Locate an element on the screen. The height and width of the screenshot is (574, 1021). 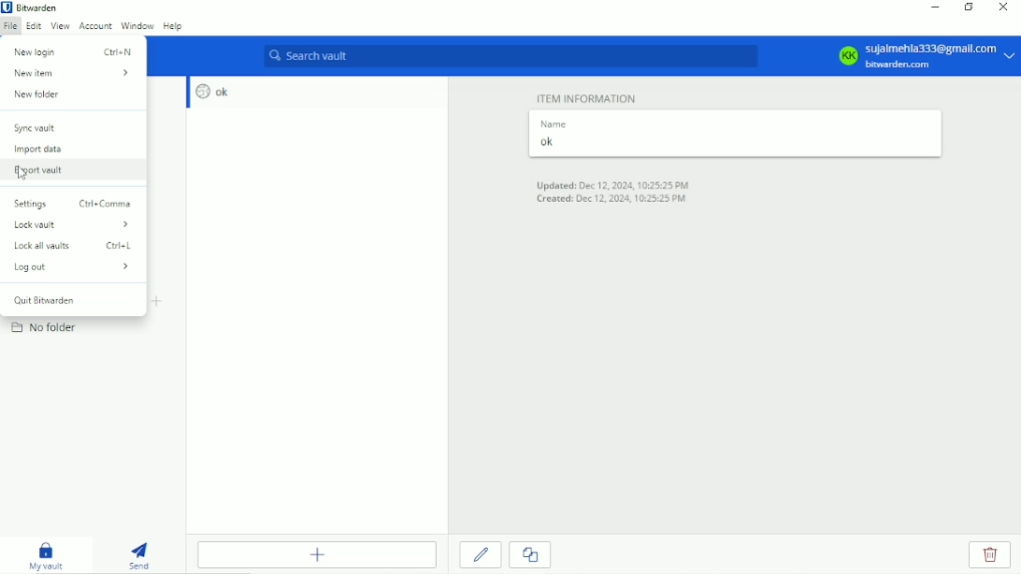
Import data is located at coordinates (39, 150).